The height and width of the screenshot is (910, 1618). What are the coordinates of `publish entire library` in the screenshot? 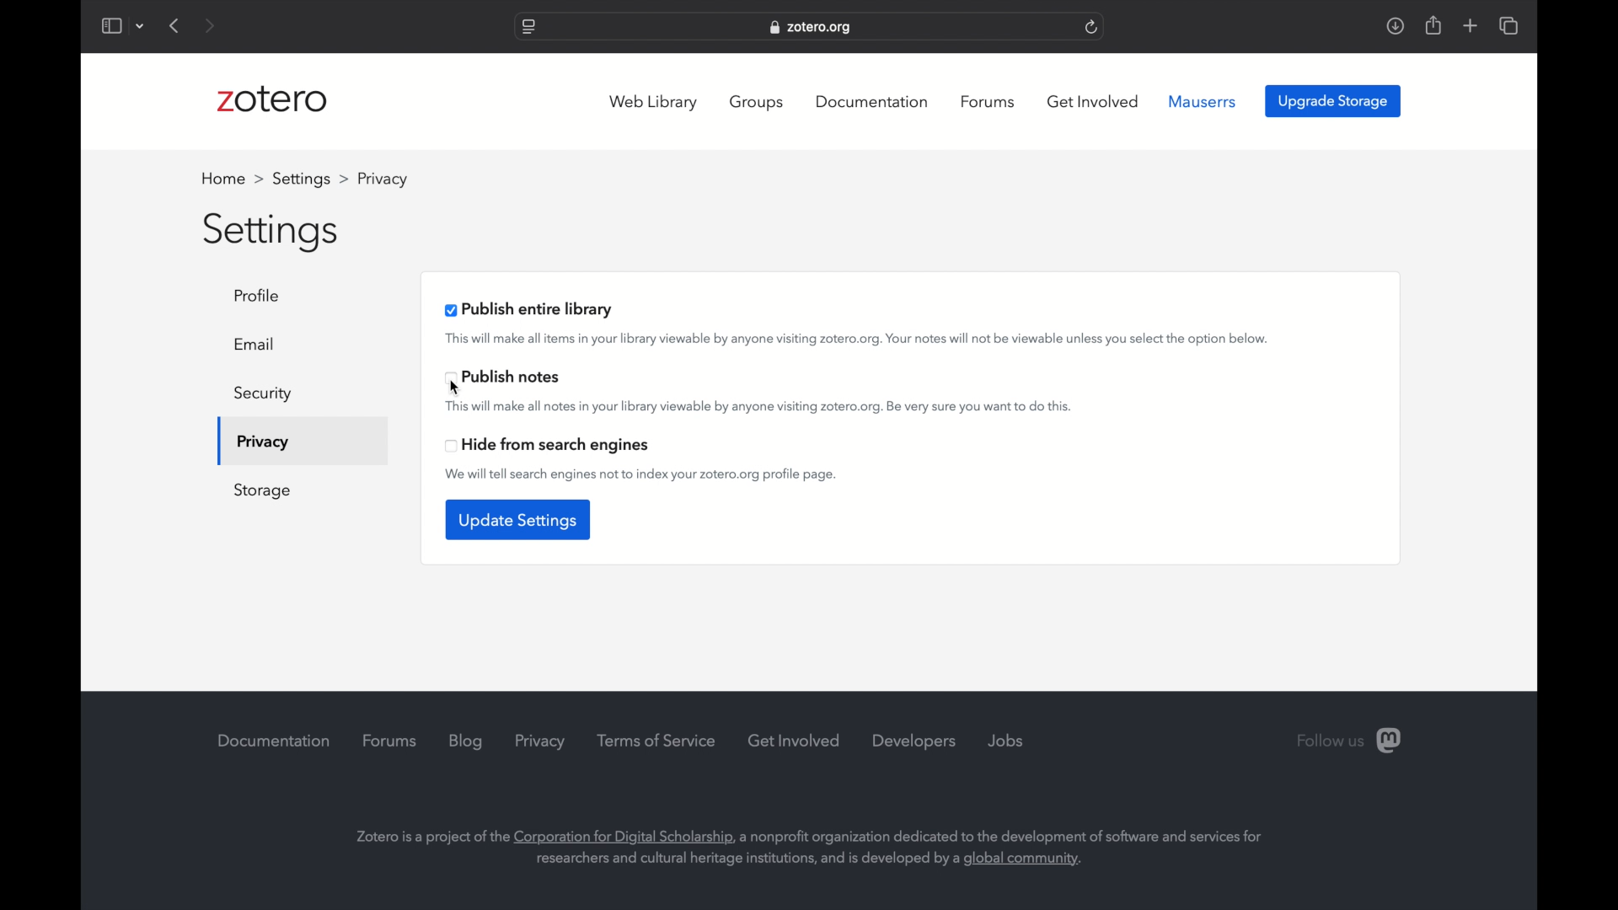 It's located at (529, 309).